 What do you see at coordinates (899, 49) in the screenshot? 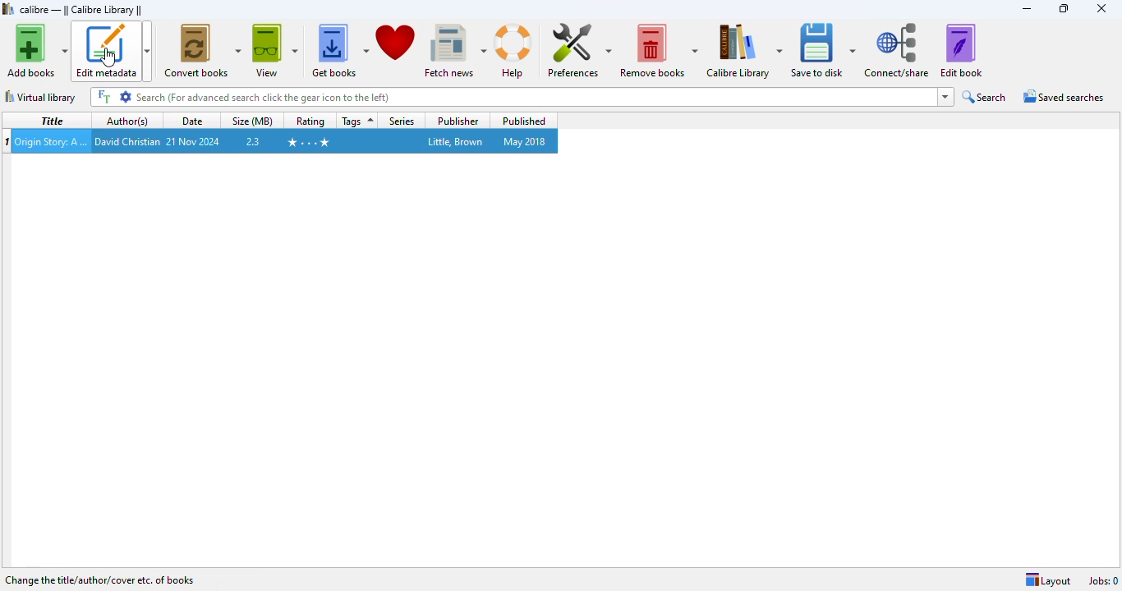
I see `connect/share` at bounding box center [899, 49].